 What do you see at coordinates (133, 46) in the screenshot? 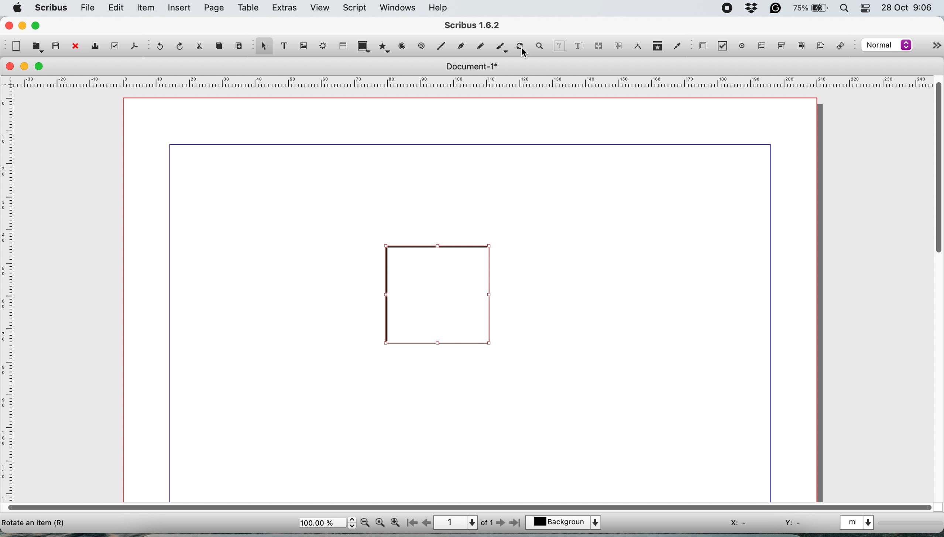
I see `save as pdf` at bounding box center [133, 46].